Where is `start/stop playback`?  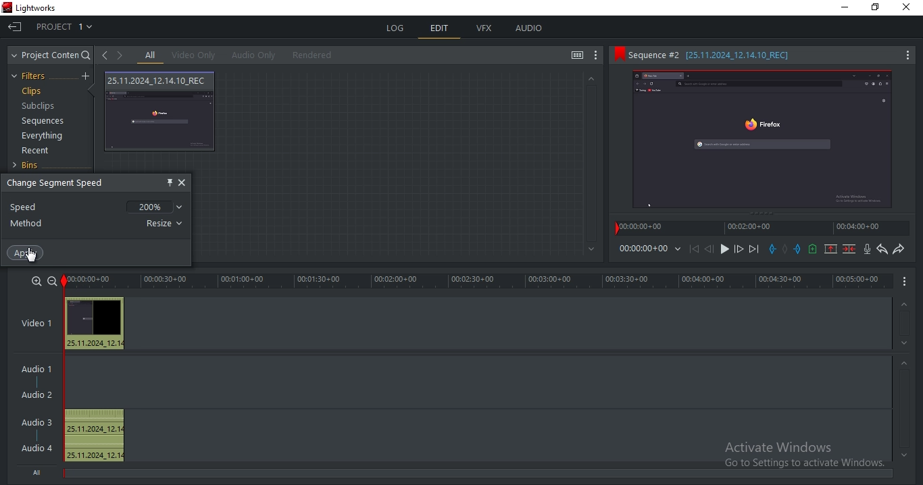
start/stop playback is located at coordinates (725, 249).